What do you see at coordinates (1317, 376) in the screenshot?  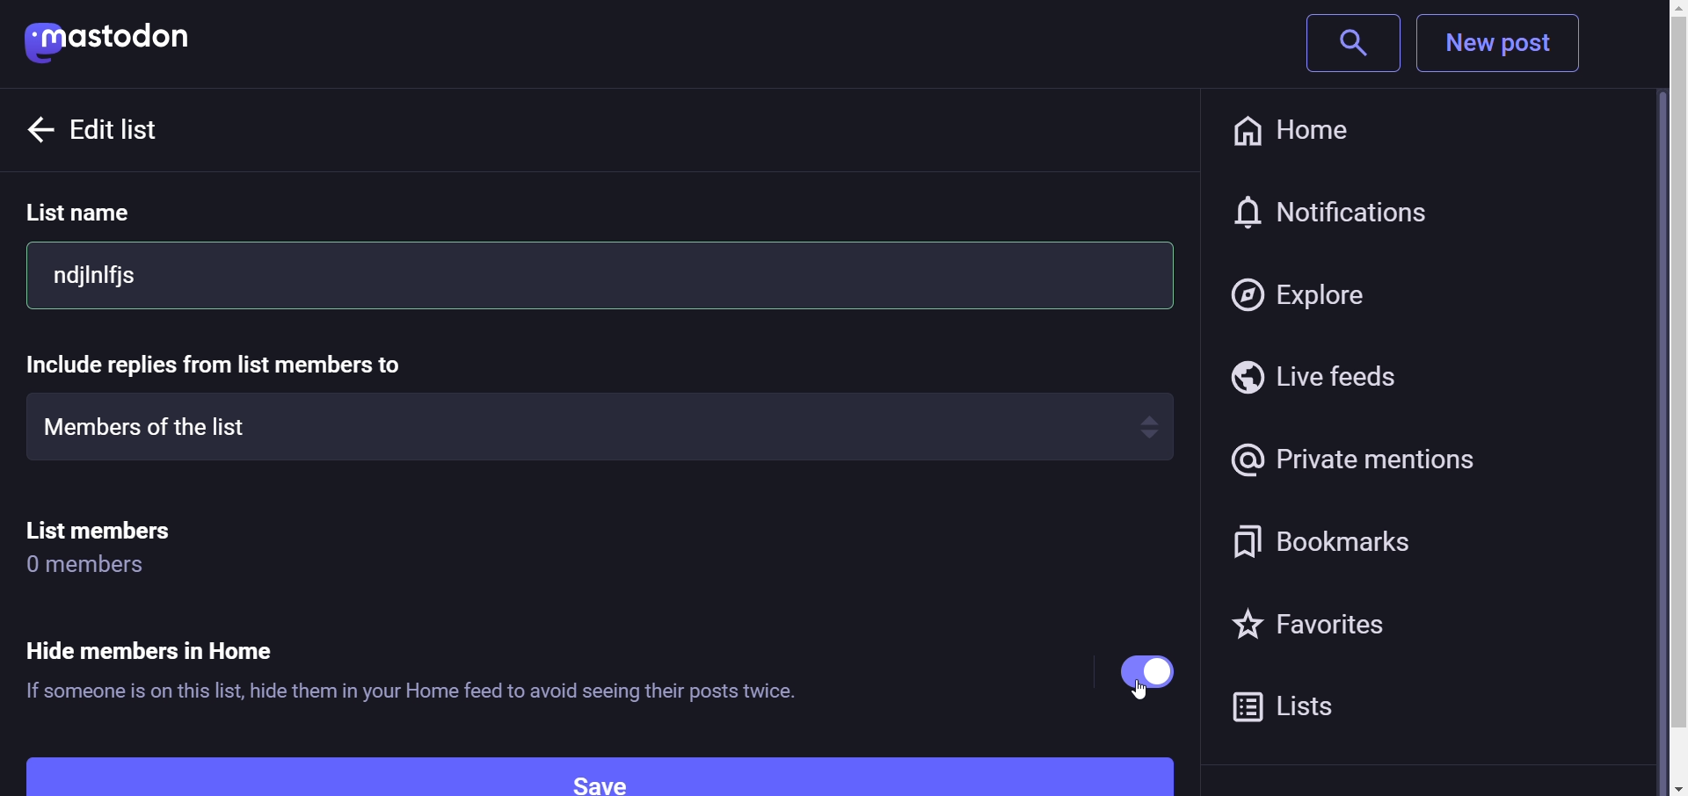 I see `live feeds` at bounding box center [1317, 376].